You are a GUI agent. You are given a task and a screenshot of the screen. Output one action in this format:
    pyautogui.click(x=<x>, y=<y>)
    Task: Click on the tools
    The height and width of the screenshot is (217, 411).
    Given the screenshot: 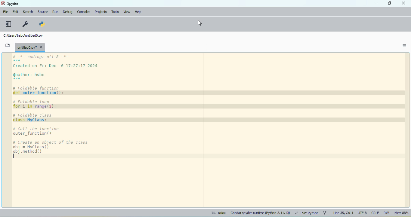 What is the action you would take?
    pyautogui.click(x=115, y=12)
    